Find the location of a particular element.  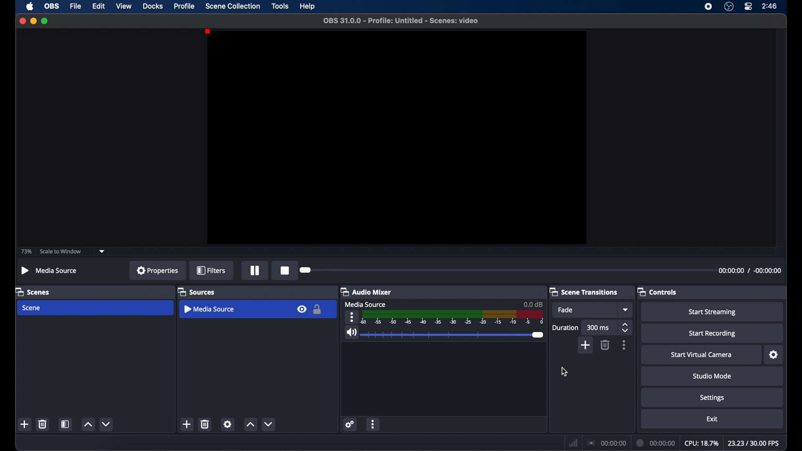

settings is located at coordinates (228, 424).